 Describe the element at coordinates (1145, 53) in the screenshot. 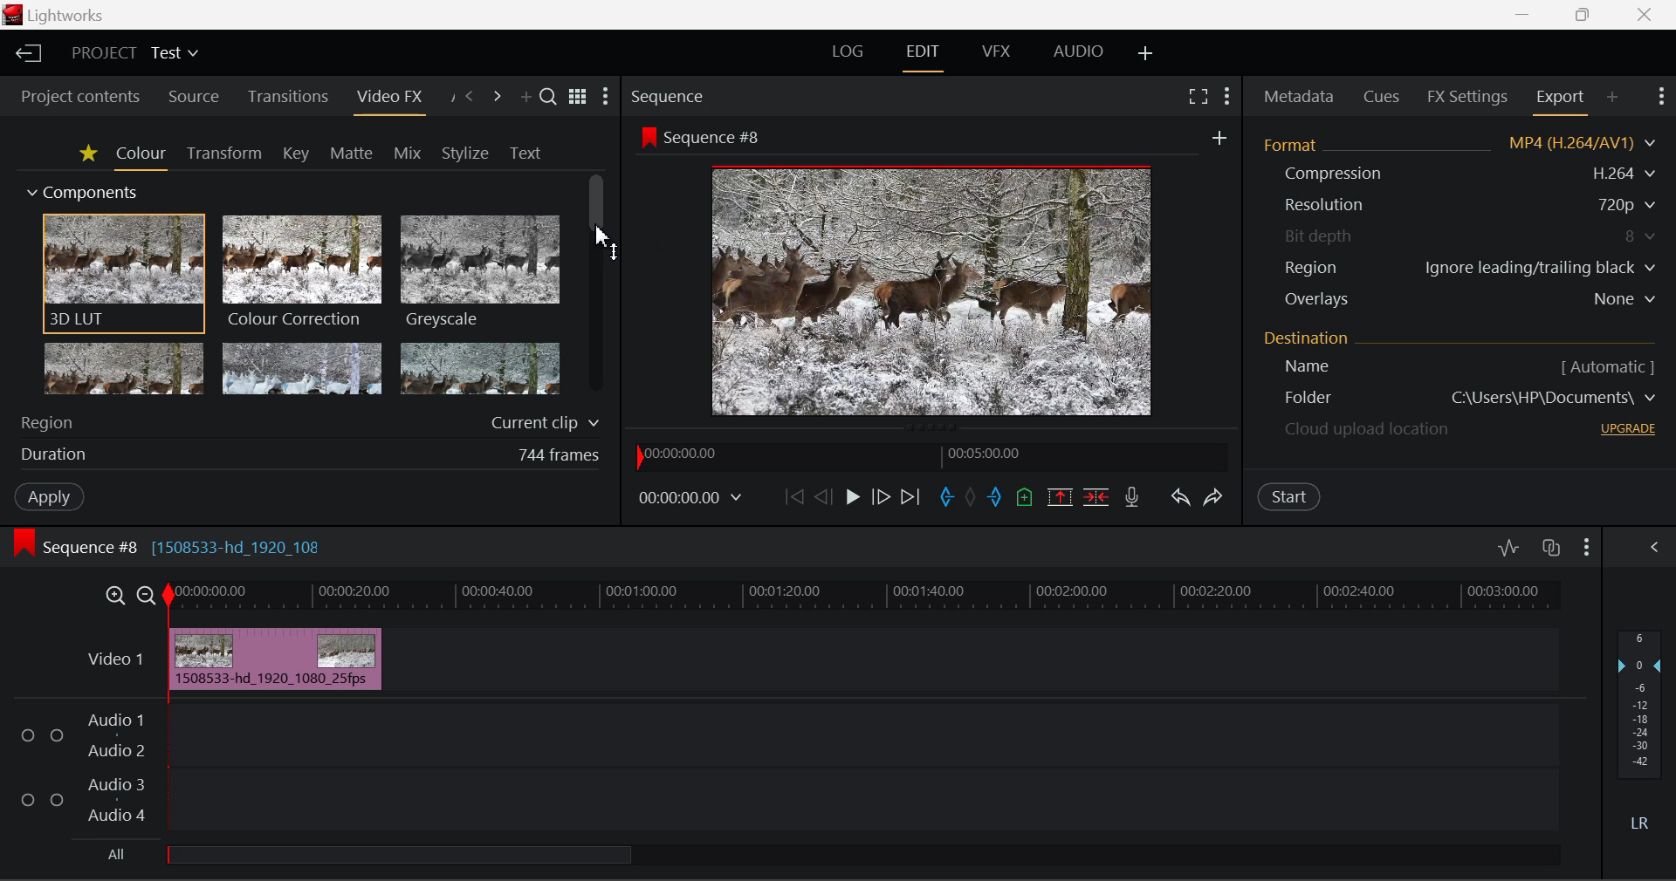

I see `Add Layout` at that location.